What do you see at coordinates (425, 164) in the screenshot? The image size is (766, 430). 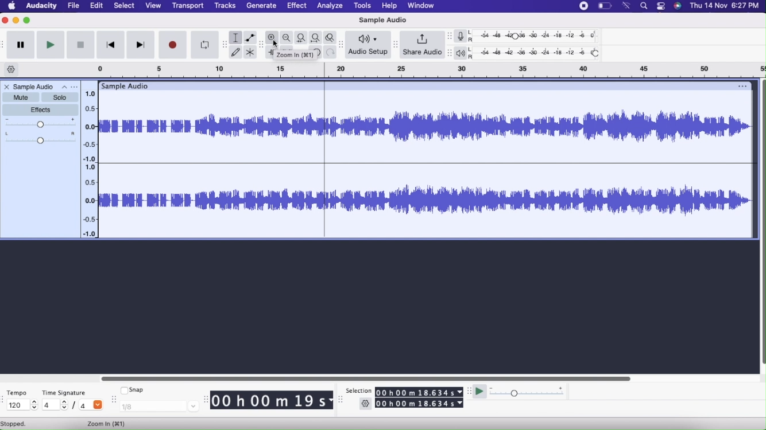 I see `Audio File` at bounding box center [425, 164].